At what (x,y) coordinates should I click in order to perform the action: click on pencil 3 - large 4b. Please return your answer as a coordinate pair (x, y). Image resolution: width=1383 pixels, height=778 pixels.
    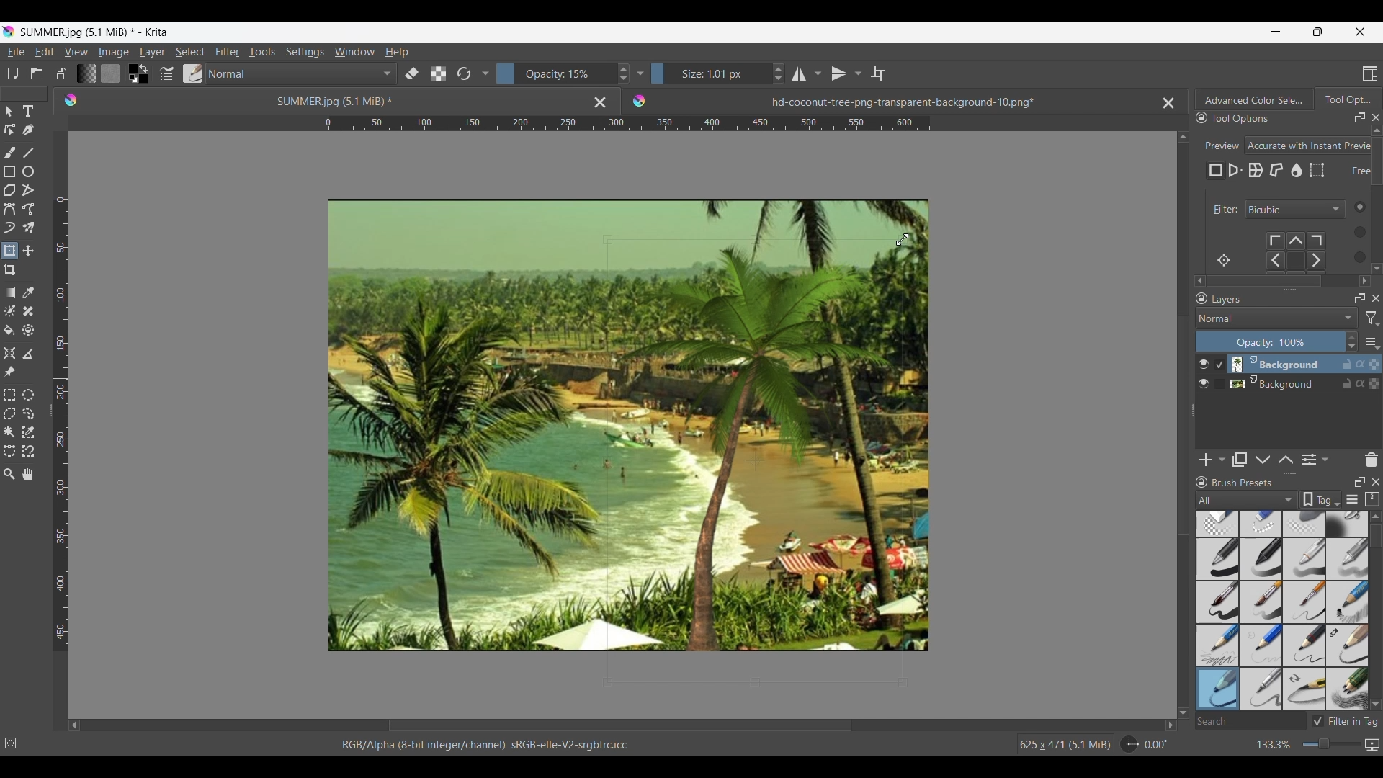
    Looking at the image, I should click on (1348, 646).